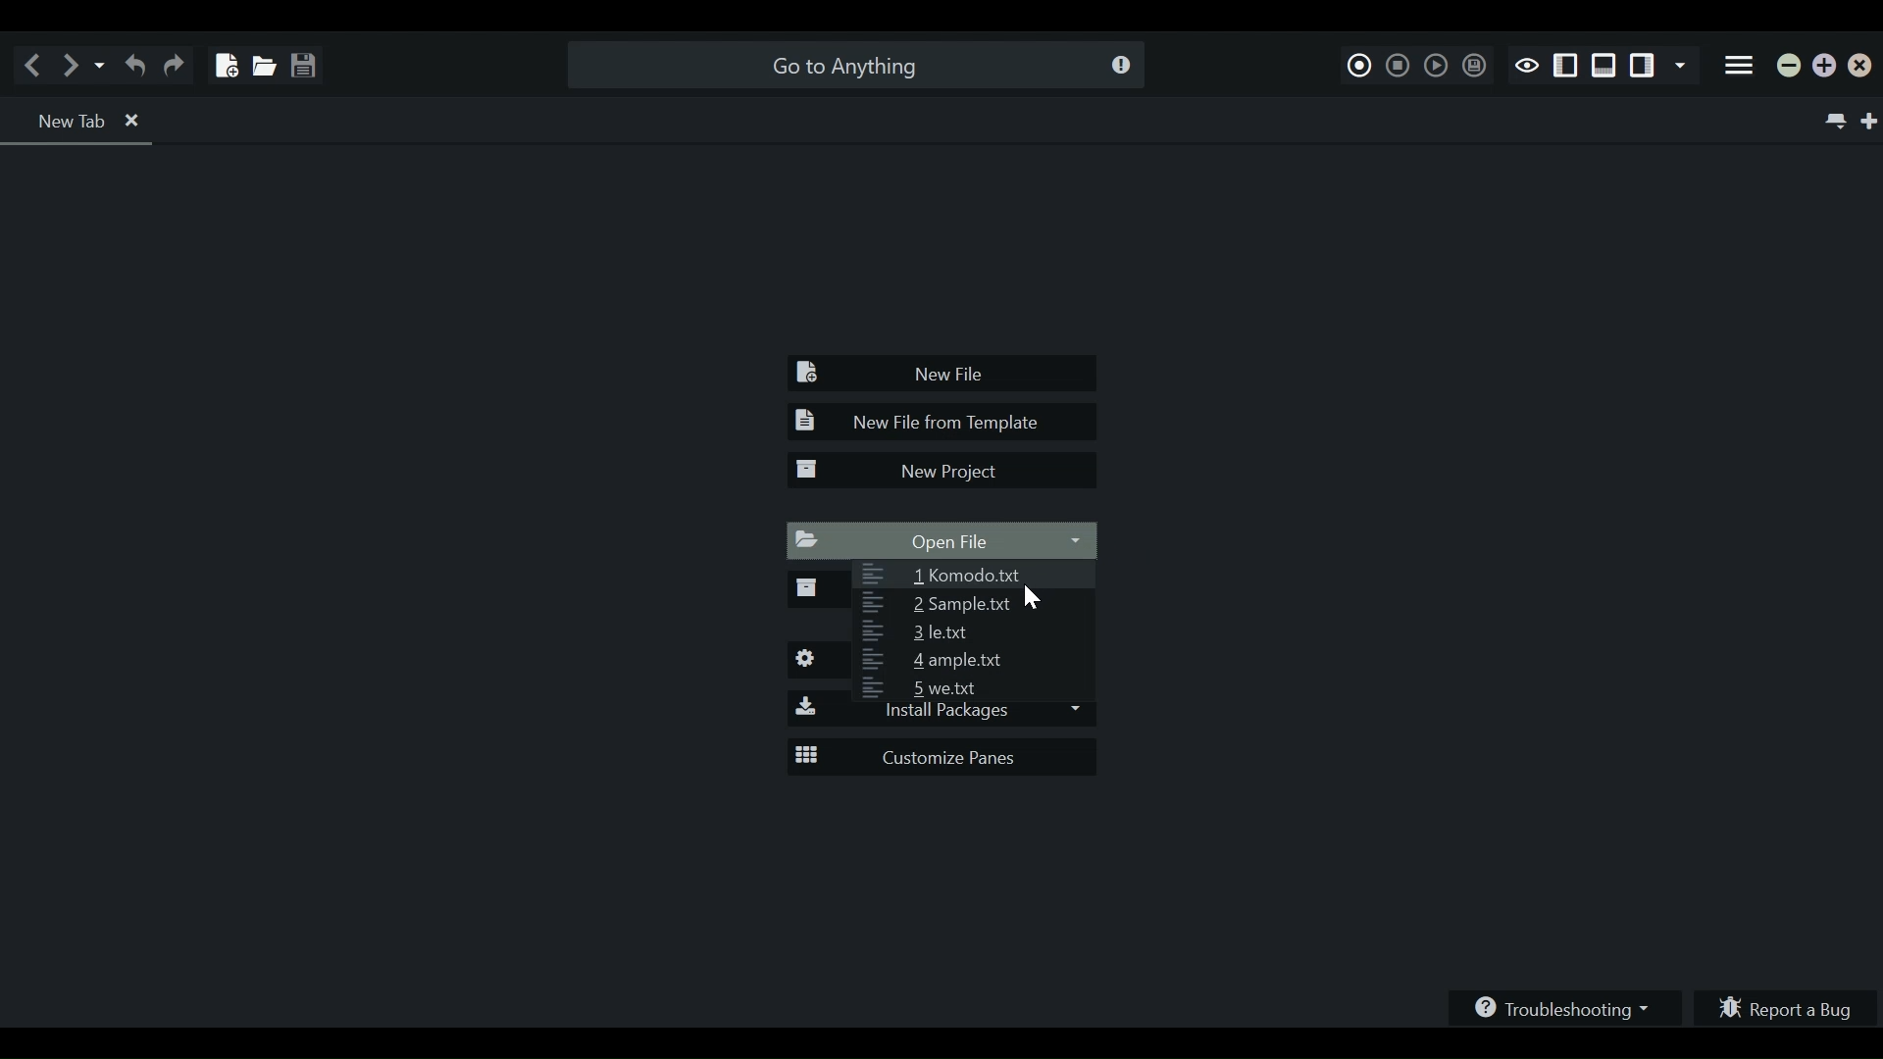 The image size is (1883, 1059). Describe the element at coordinates (1871, 120) in the screenshot. I see `New Tab` at that location.